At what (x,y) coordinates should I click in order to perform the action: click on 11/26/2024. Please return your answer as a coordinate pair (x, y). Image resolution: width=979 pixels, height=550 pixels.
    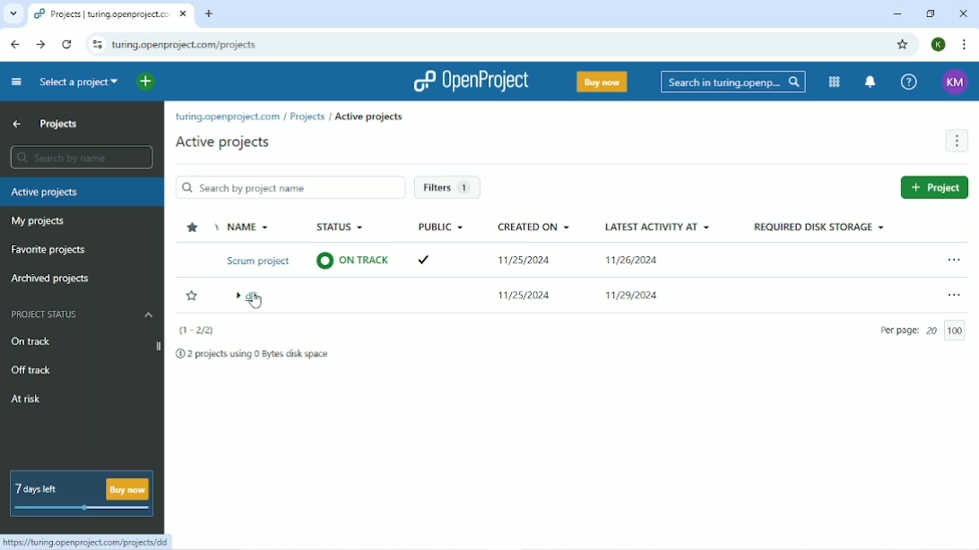
    Looking at the image, I should click on (635, 262).